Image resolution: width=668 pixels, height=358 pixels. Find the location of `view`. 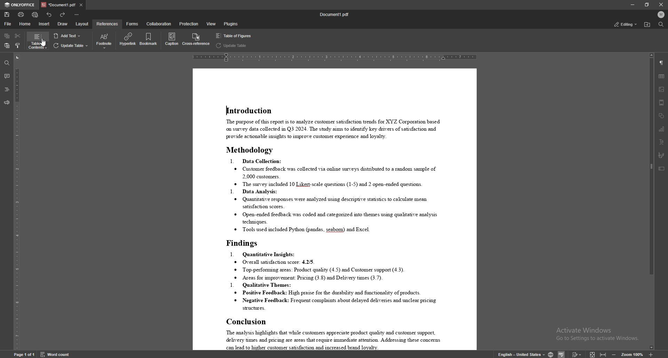

view is located at coordinates (212, 24).